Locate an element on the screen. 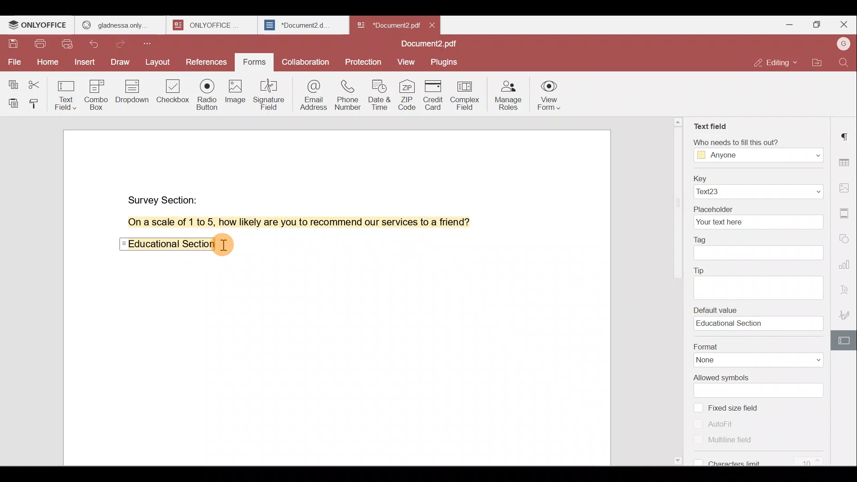 The height and width of the screenshot is (482, 857). Find is located at coordinates (845, 62).